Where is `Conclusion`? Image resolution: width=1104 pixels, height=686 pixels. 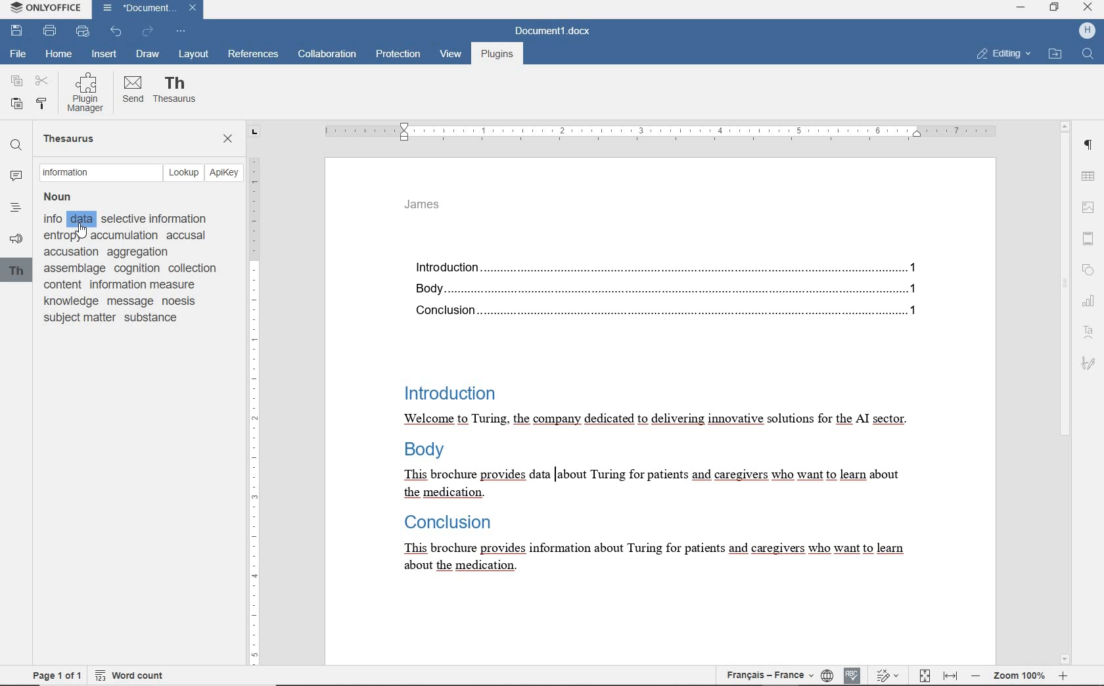 Conclusion is located at coordinates (449, 523).